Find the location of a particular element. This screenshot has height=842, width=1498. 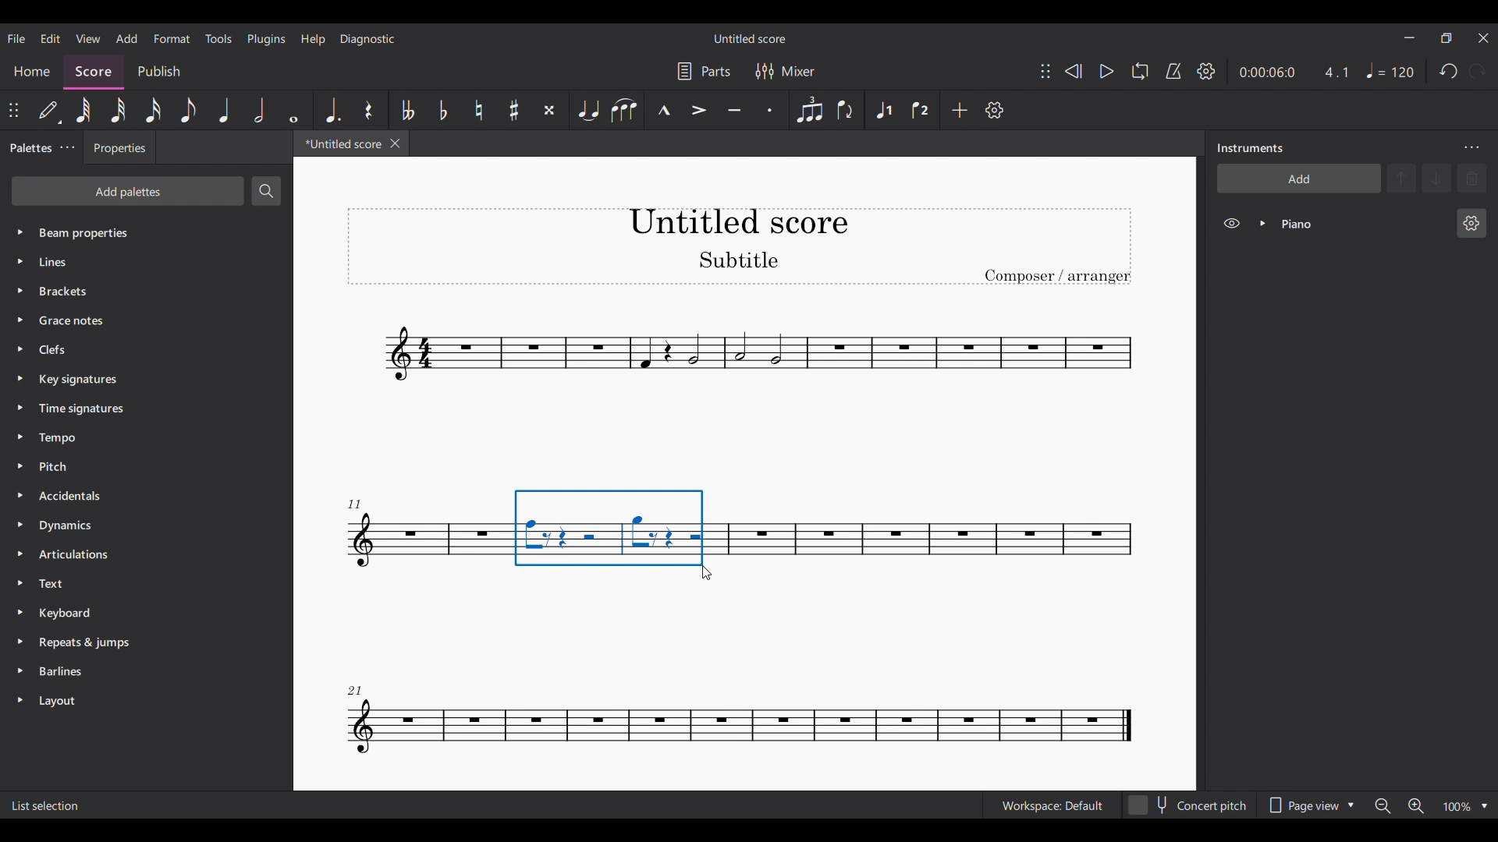

Current instrument is located at coordinates (1362, 224).